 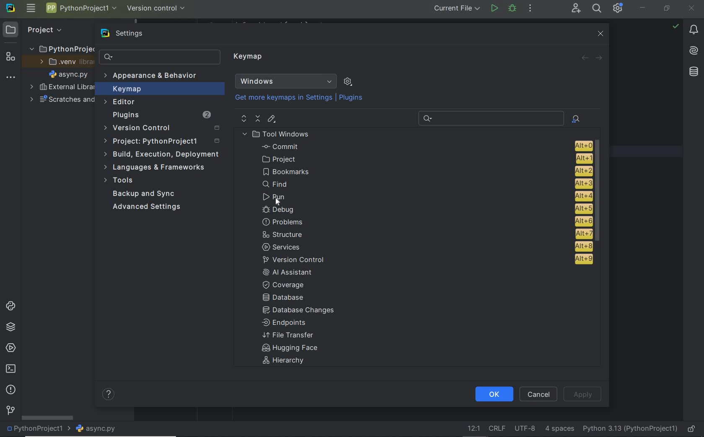 What do you see at coordinates (152, 76) in the screenshot?
I see `Appearance & Behavior` at bounding box center [152, 76].